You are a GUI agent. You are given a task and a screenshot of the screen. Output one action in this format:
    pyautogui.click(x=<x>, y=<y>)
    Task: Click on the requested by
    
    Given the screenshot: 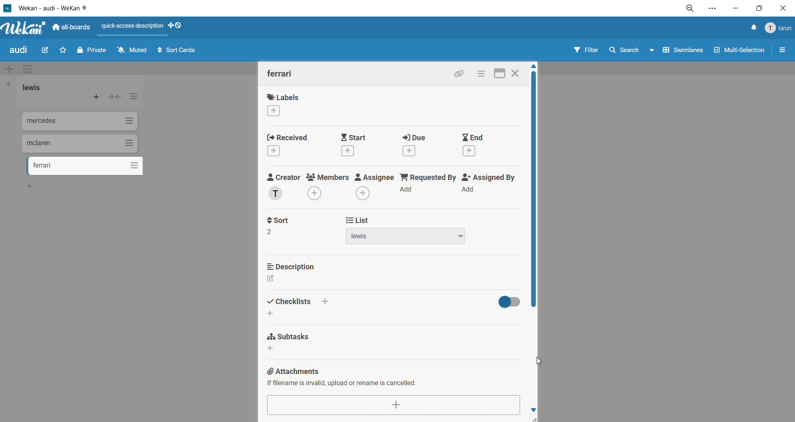 What is the action you would take?
    pyautogui.click(x=427, y=182)
    